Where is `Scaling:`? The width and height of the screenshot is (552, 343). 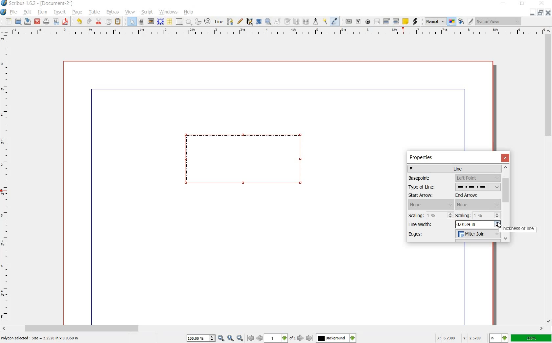
Scaling: is located at coordinates (463, 215).